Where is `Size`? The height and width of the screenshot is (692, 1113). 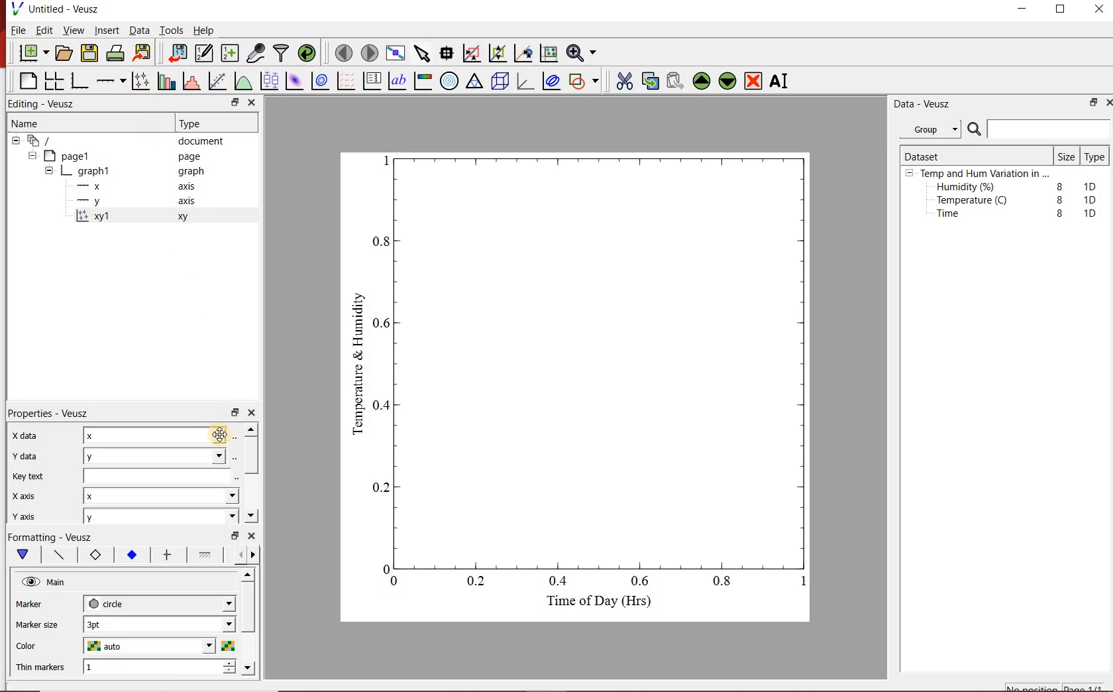 Size is located at coordinates (1065, 156).